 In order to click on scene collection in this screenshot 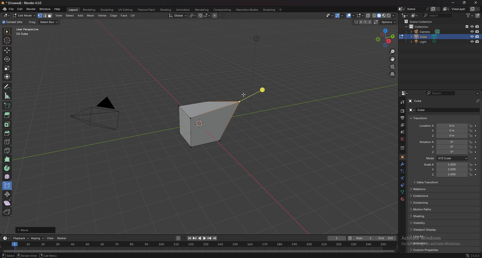, I will do `click(421, 21)`.